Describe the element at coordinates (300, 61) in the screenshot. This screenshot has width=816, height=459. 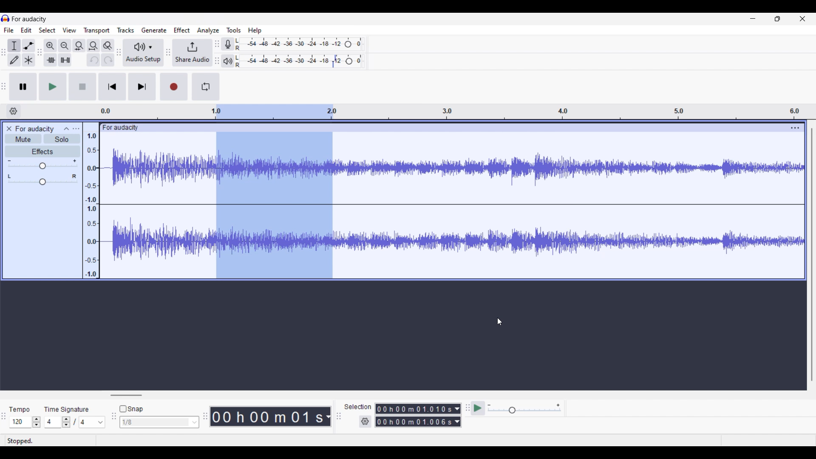
I see `Playback level` at that location.